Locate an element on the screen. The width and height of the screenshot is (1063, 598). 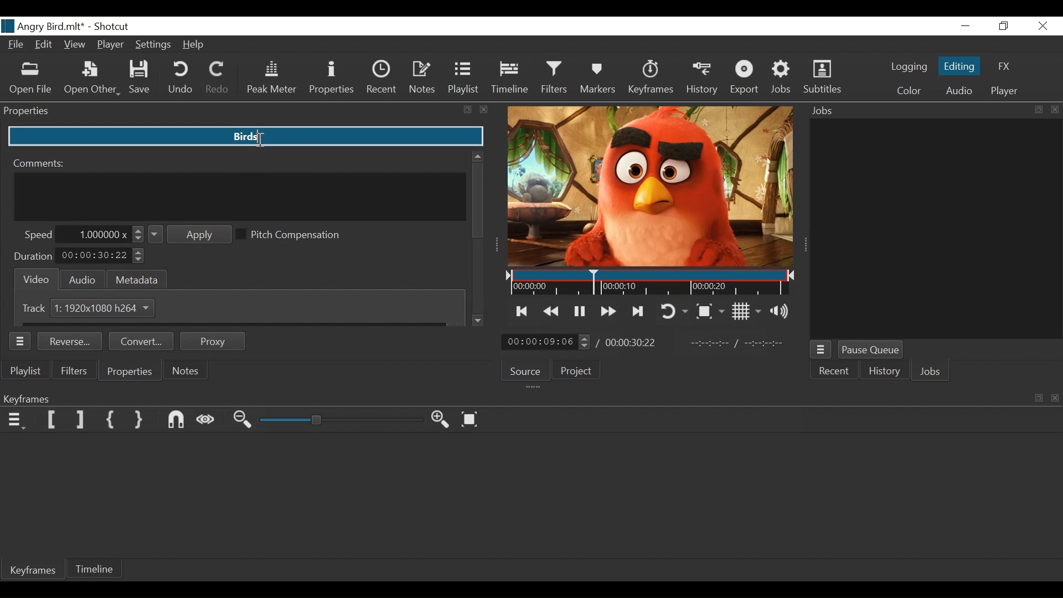
Scroll down is located at coordinates (479, 321).